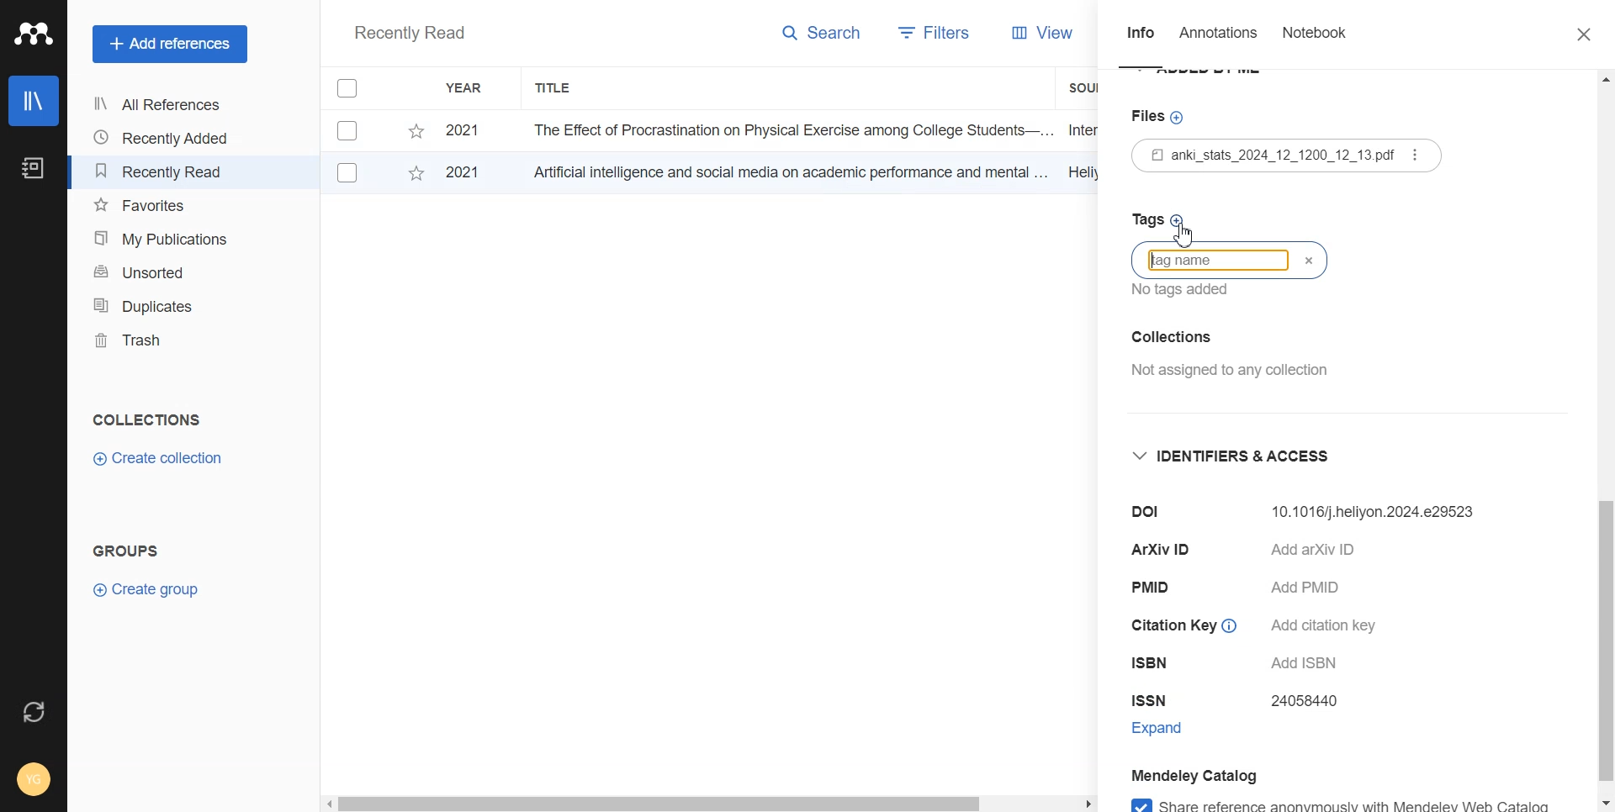 The height and width of the screenshot is (812, 1615). I want to click on The Effect of Procrastination on Physical Exercise among College Students—..., so click(786, 129).